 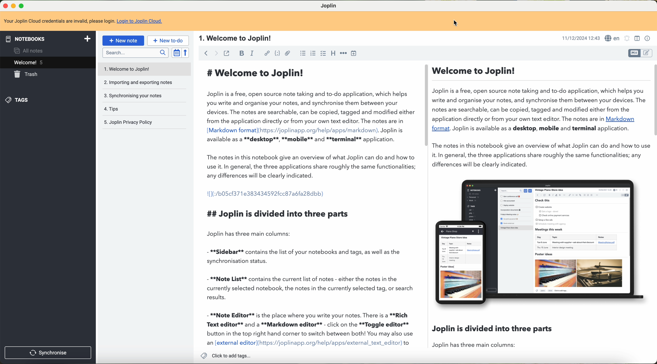 What do you see at coordinates (277, 53) in the screenshot?
I see `code` at bounding box center [277, 53].